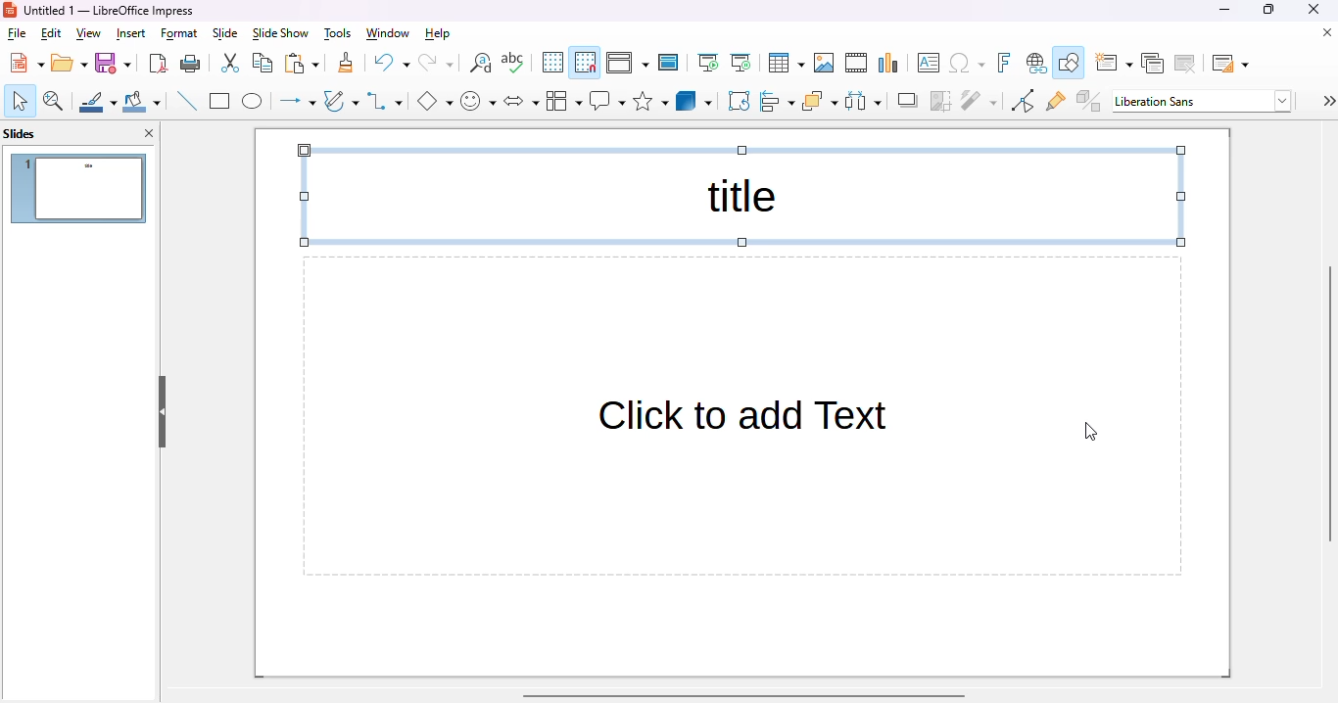 The height and width of the screenshot is (703, 1338). What do you see at coordinates (743, 197) in the screenshot?
I see `title` at bounding box center [743, 197].